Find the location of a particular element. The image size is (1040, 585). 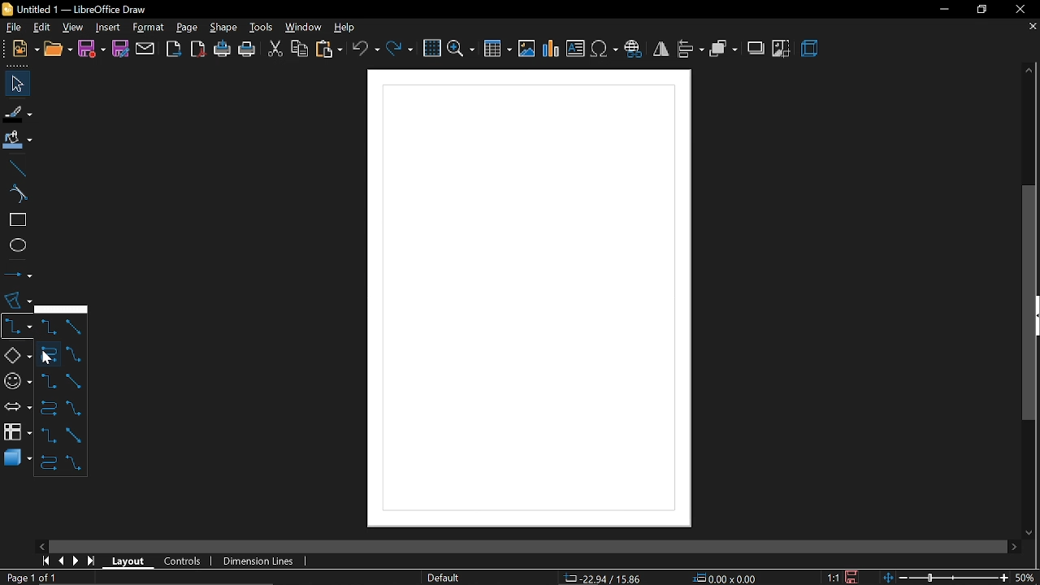

align is located at coordinates (691, 50).